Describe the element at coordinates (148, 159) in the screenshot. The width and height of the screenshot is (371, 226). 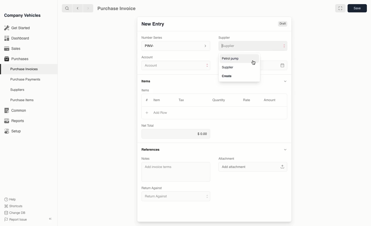
I see `Notes.` at that location.